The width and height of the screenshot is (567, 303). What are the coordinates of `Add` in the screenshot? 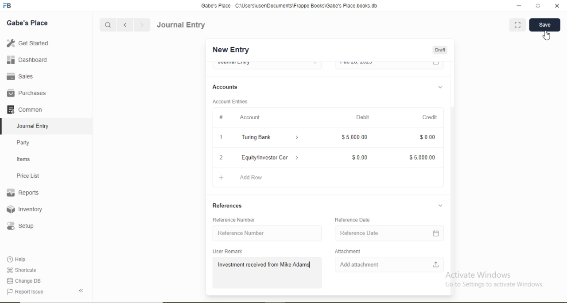 It's located at (221, 178).